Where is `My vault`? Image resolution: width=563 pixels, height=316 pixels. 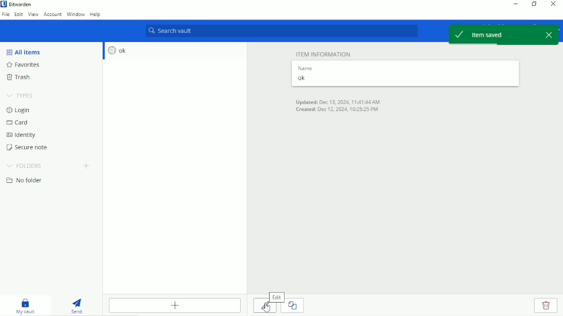
My vault is located at coordinates (27, 306).